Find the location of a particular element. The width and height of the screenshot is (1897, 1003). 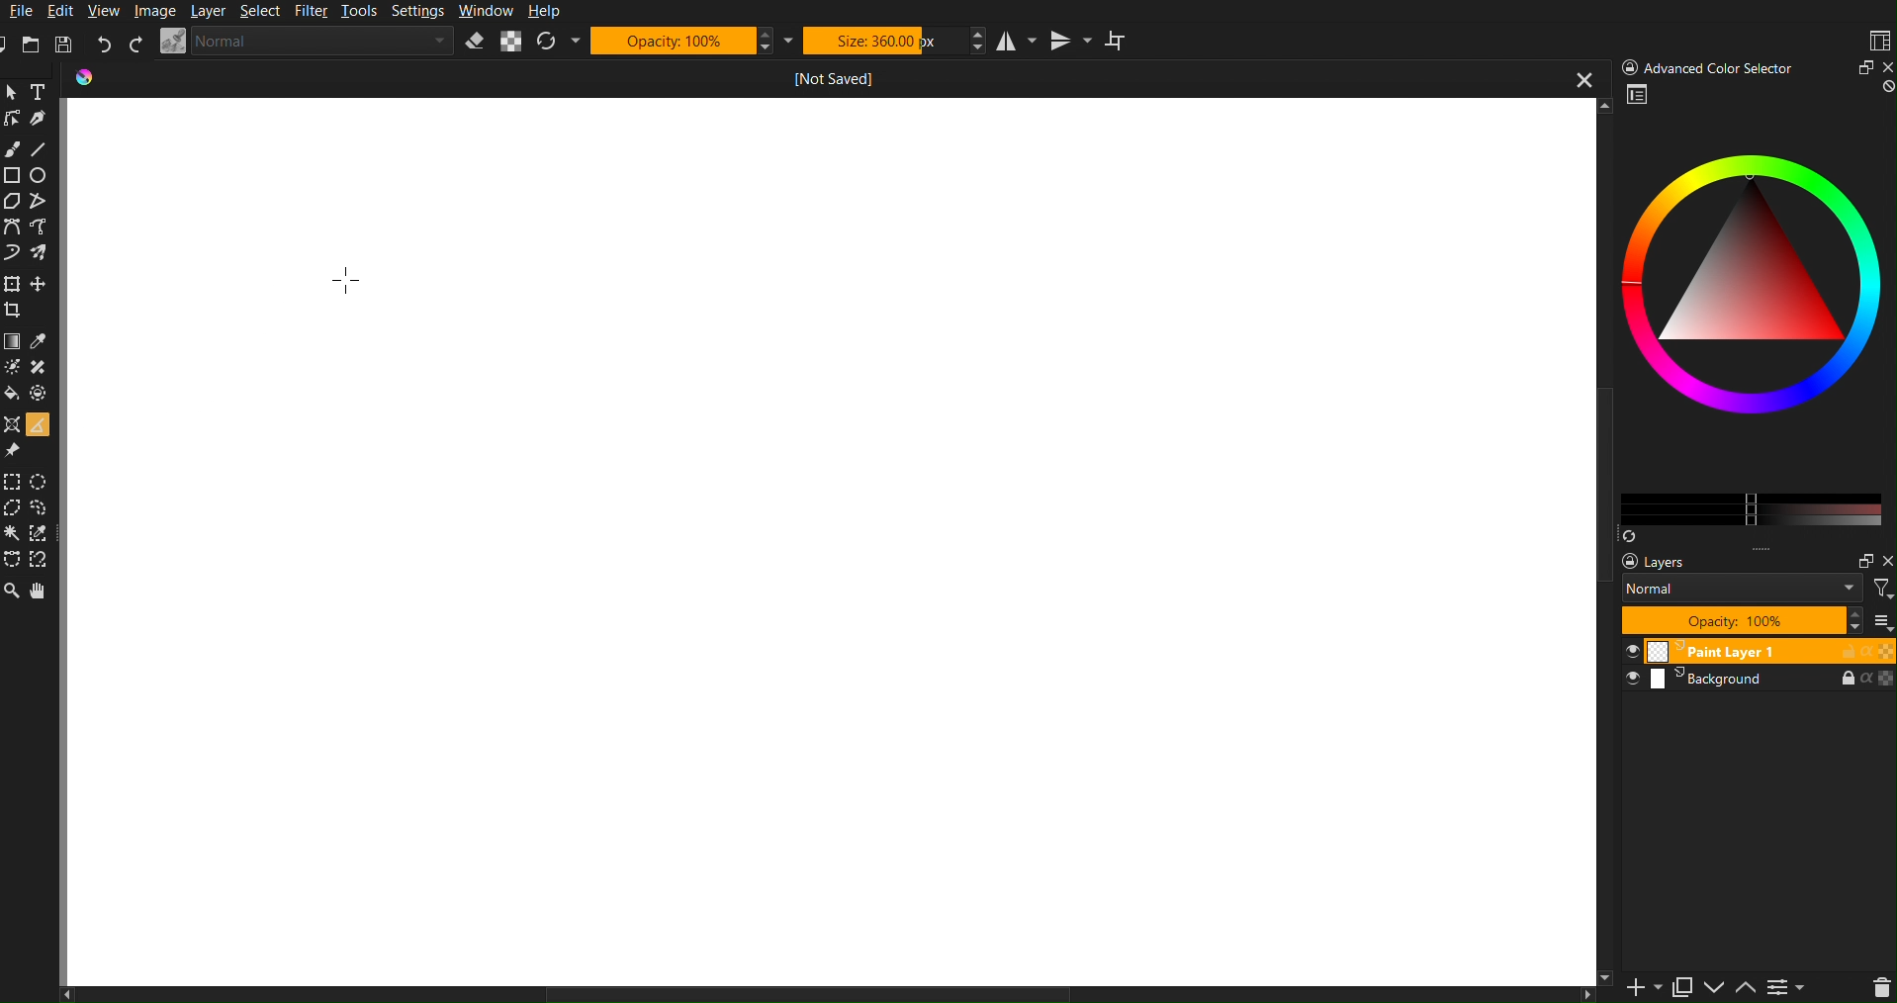

Opacity is located at coordinates (693, 40).